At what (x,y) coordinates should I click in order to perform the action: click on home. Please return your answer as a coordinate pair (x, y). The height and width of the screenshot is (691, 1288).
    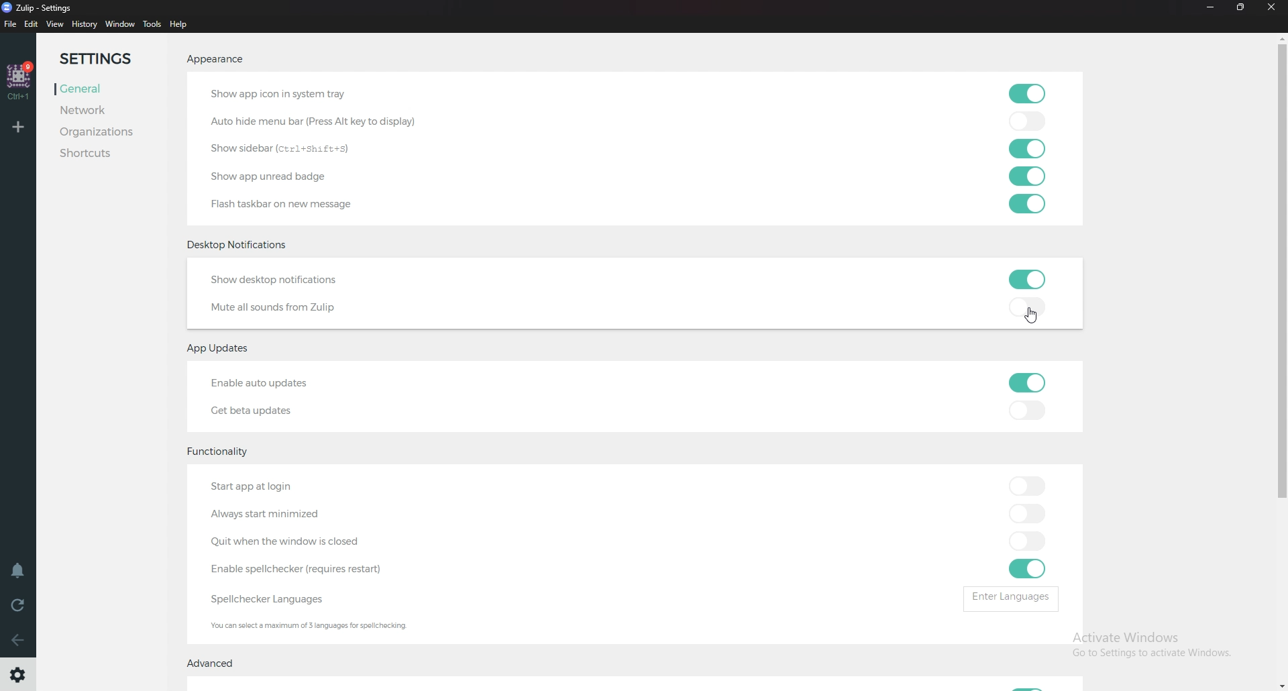
    Looking at the image, I should click on (18, 80).